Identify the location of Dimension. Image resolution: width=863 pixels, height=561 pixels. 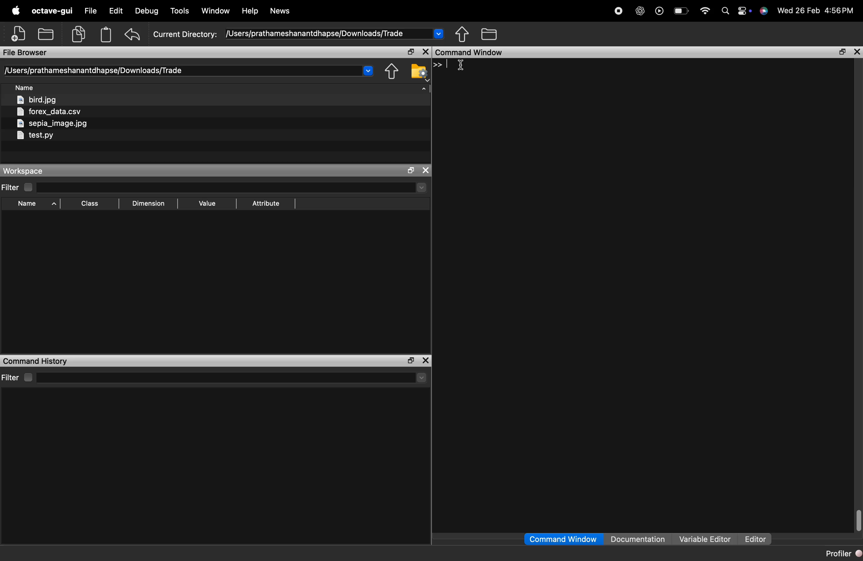
(149, 203).